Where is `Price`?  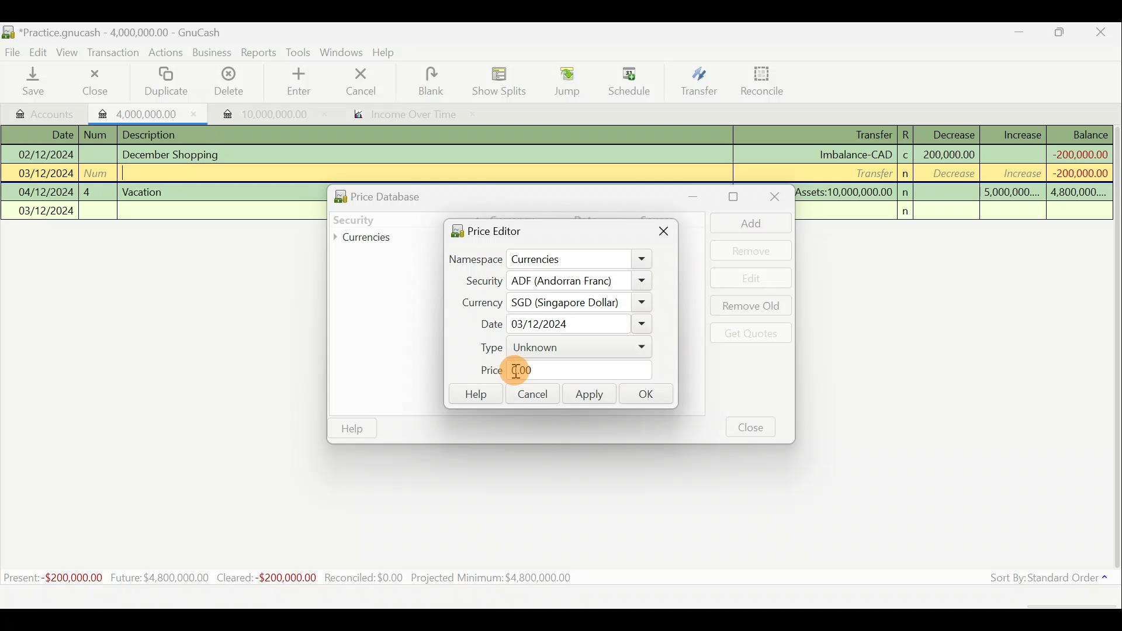 Price is located at coordinates (558, 370).